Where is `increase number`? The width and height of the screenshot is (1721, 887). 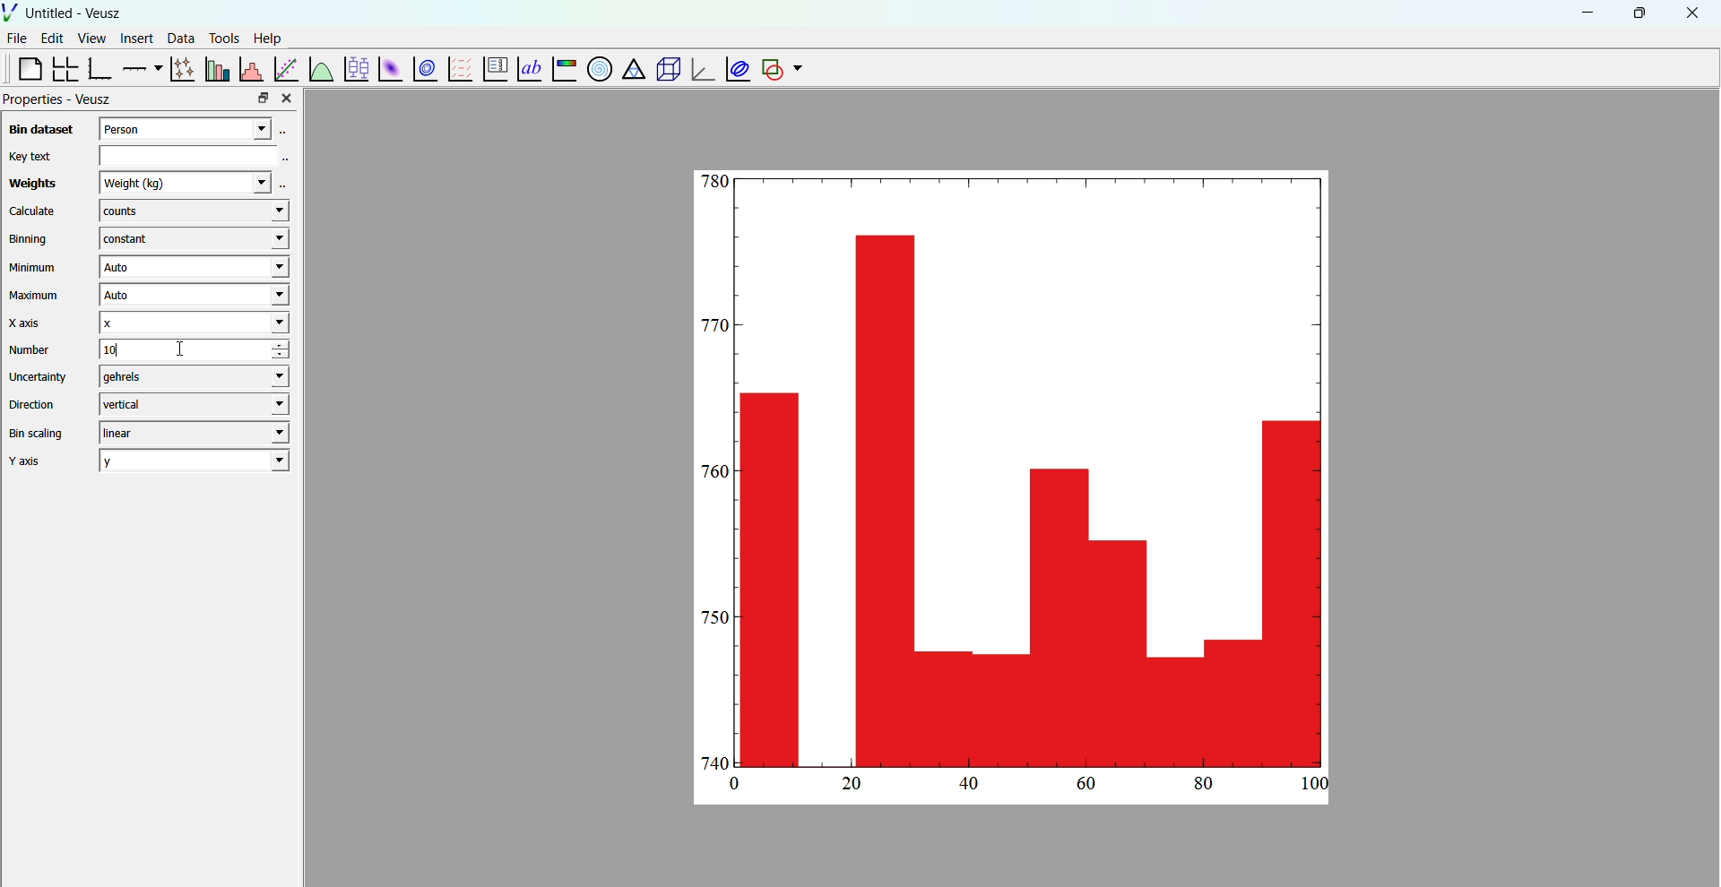
increase number is located at coordinates (293, 345).